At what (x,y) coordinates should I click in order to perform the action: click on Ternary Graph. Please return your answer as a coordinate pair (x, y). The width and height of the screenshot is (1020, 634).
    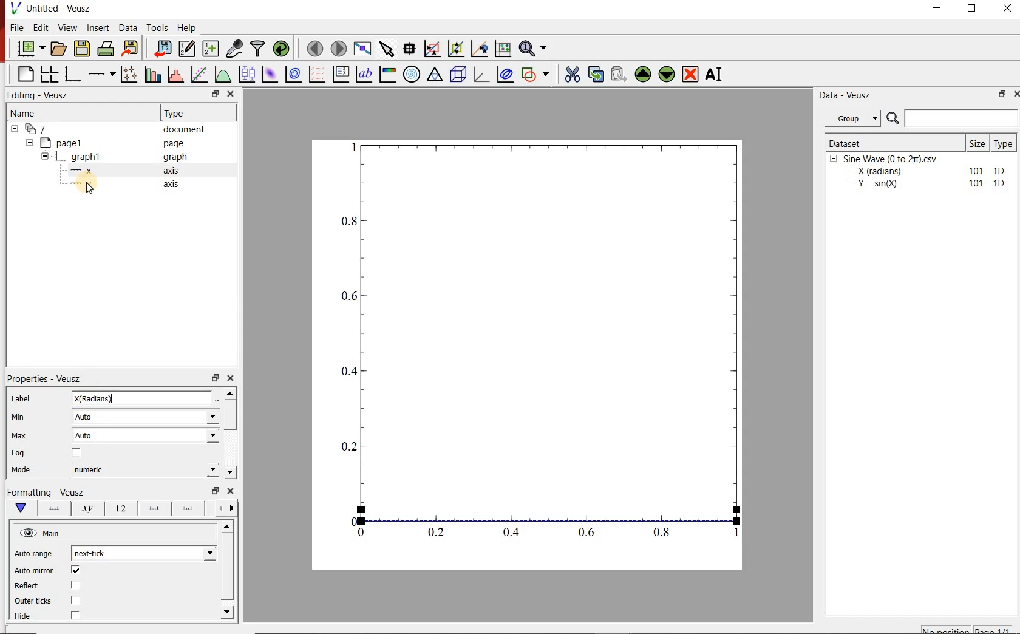
    Looking at the image, I should click on (435, 74).